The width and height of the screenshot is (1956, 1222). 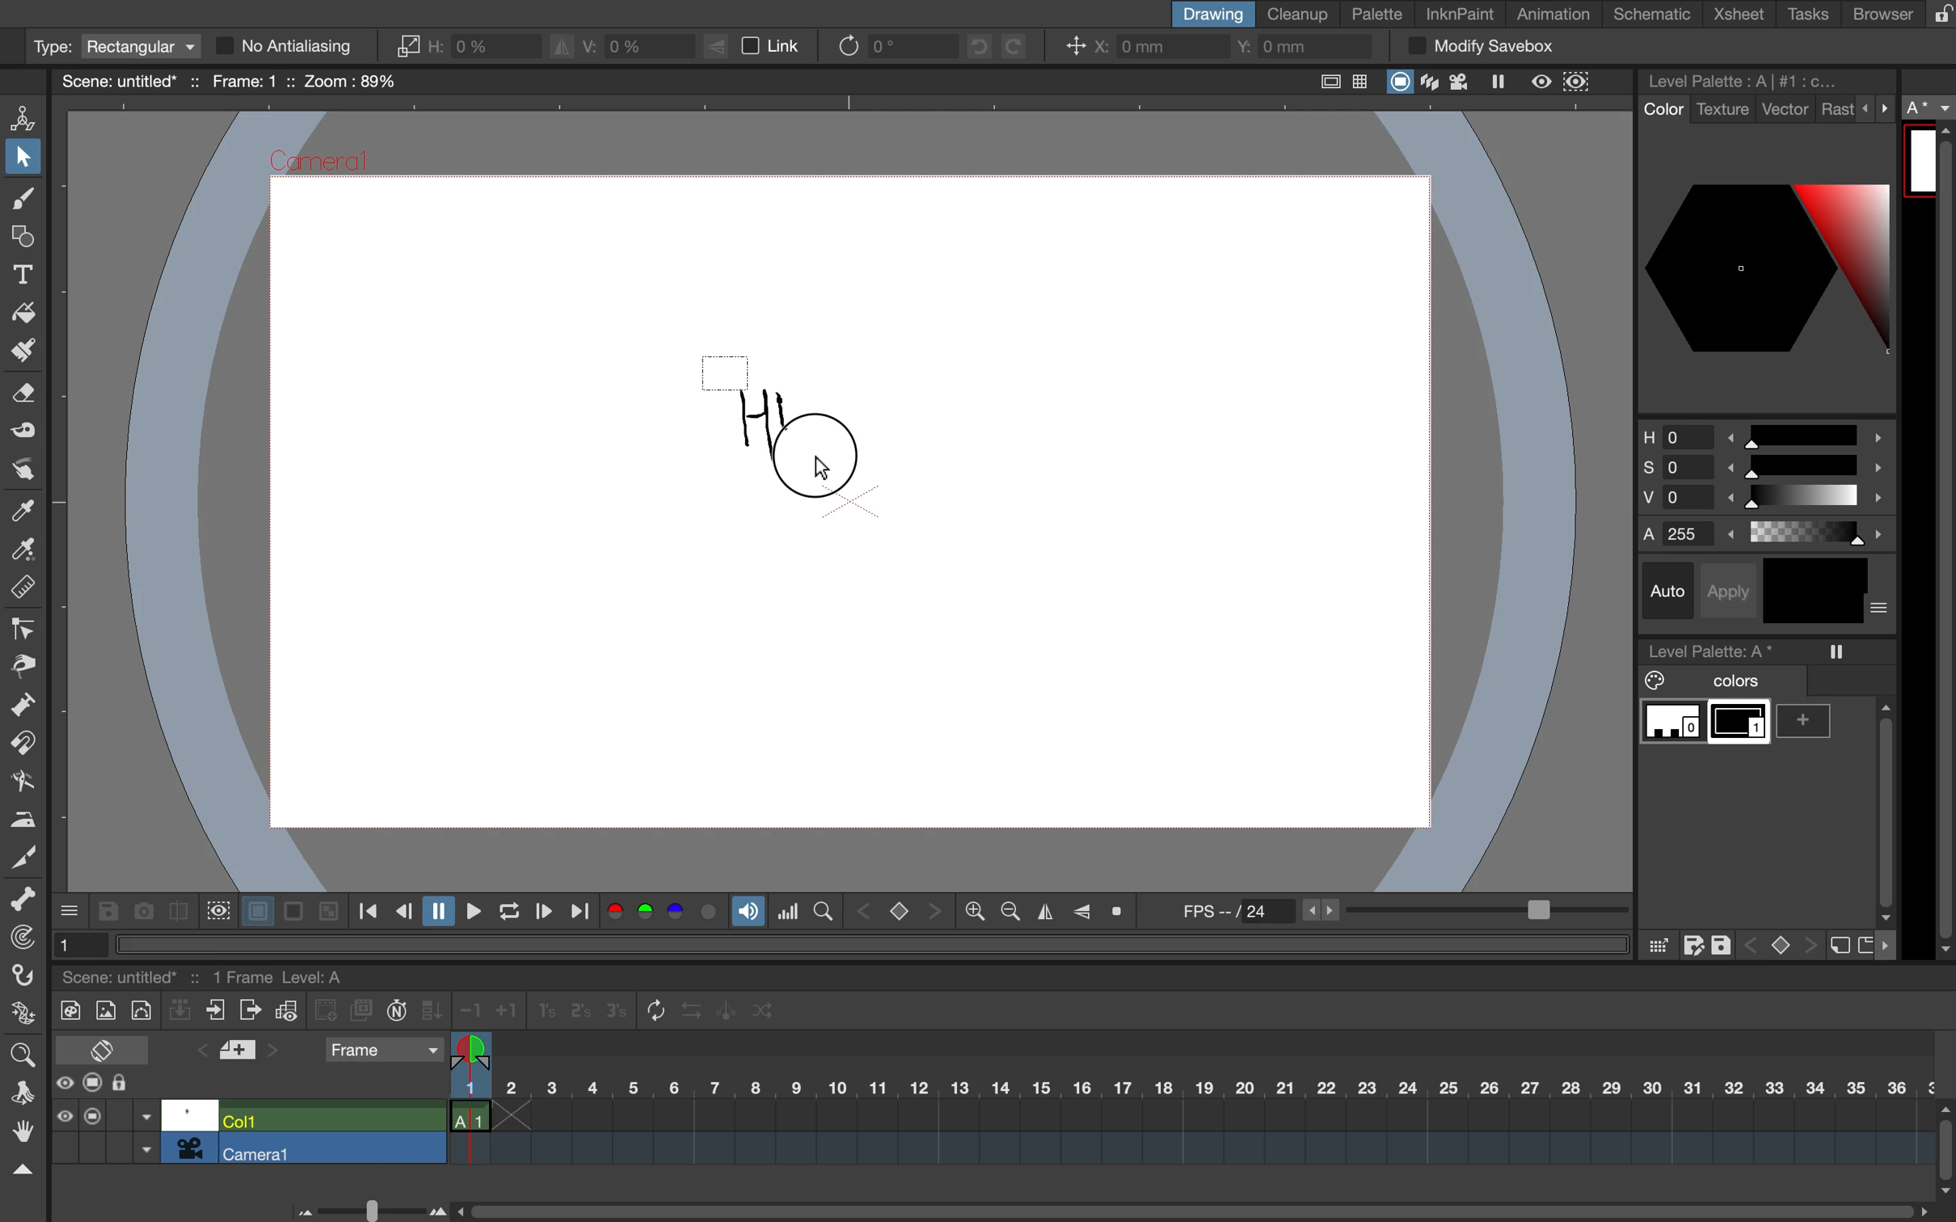 What do you see at coordinates (762, 47) in the screenshot?
I see `link` at bounding box center [762, 47].